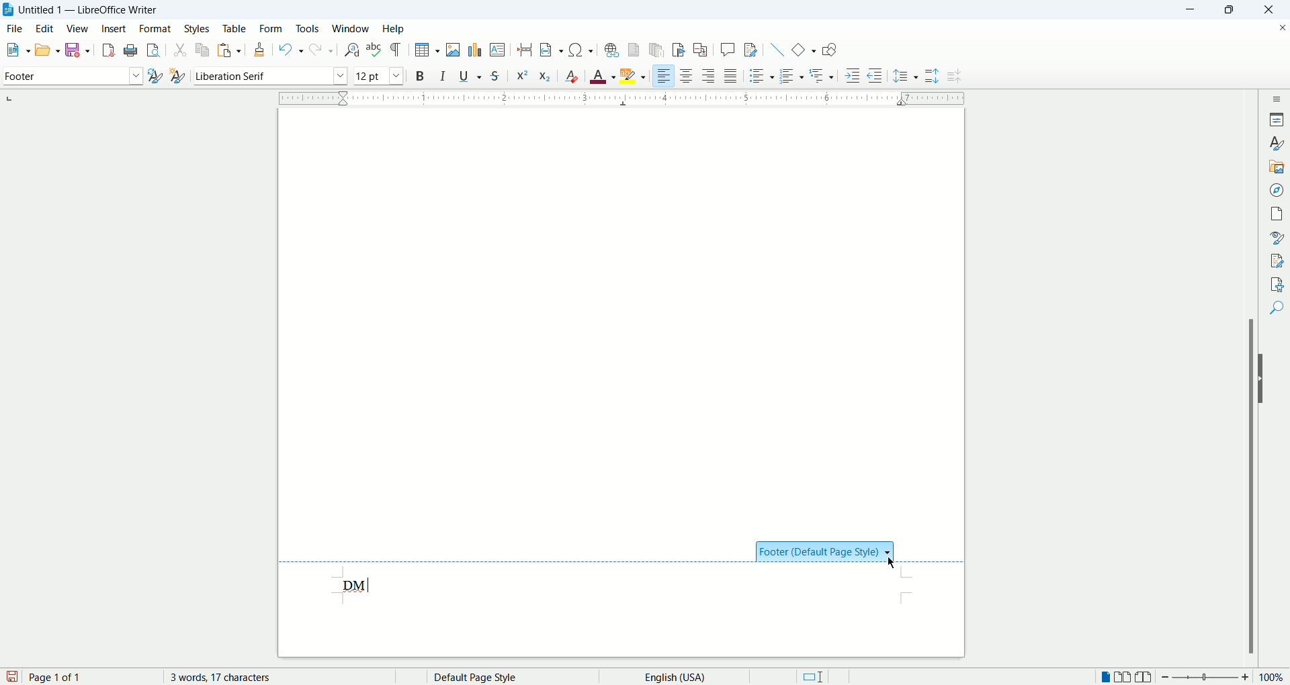 Image resolution: width=1290 pixels, height=685 pixels. Describe the element at coordinates (46, 49) in the screenshot. I see `open` at that location.